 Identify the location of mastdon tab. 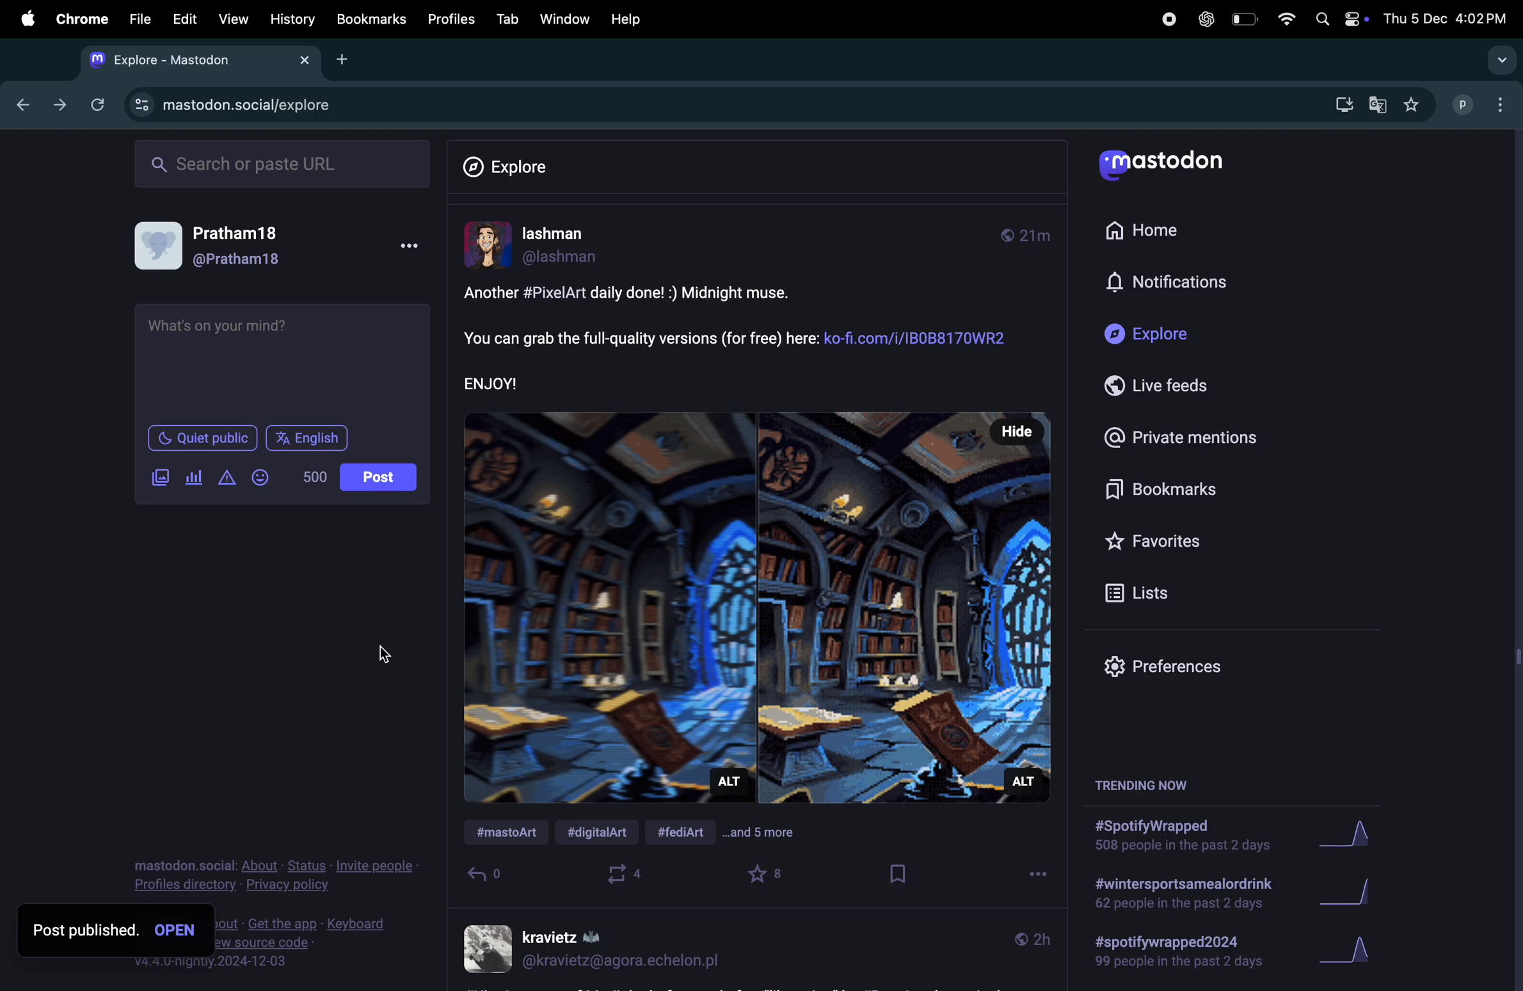
(206, 61).